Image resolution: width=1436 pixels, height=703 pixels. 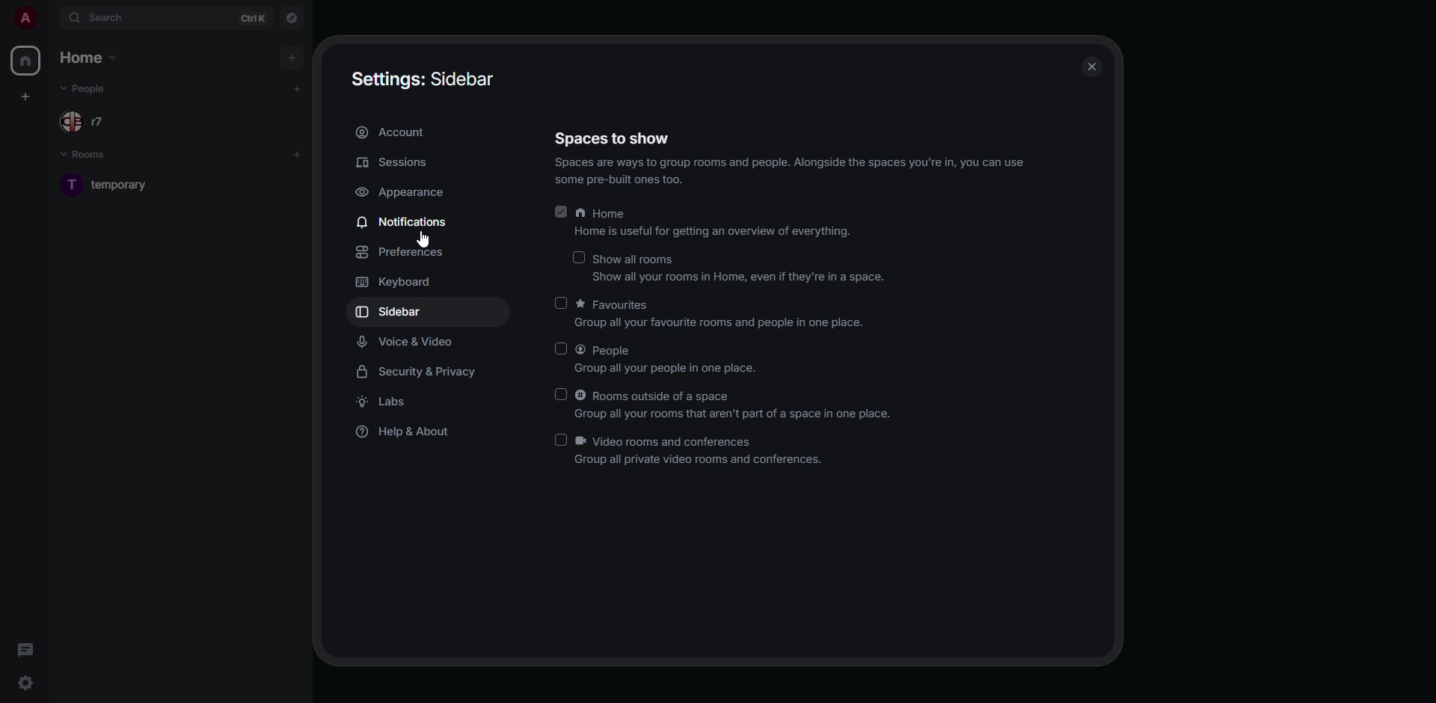 I want to click on enabled, so click(x=562, y=213).